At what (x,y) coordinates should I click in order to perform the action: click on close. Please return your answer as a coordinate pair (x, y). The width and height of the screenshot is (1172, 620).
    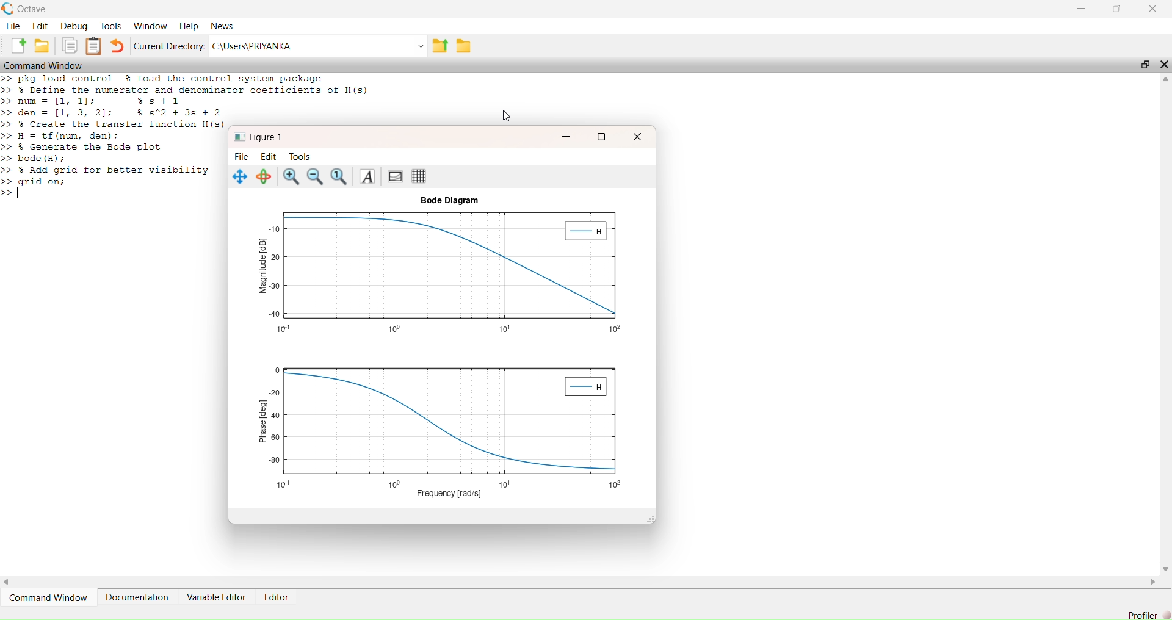
    Looking at the image, I should click on (637, 137).